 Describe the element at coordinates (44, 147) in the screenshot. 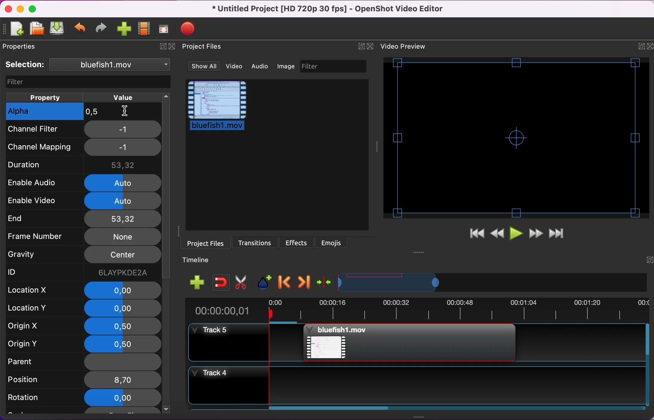

I see `channel mapping` at that location.